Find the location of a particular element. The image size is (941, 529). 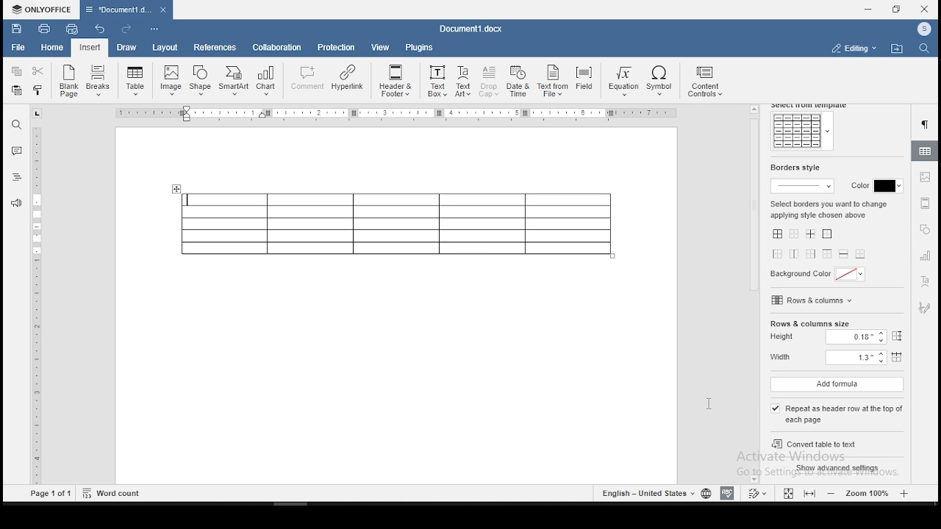

table style templates is located at coordinates (801, 132).